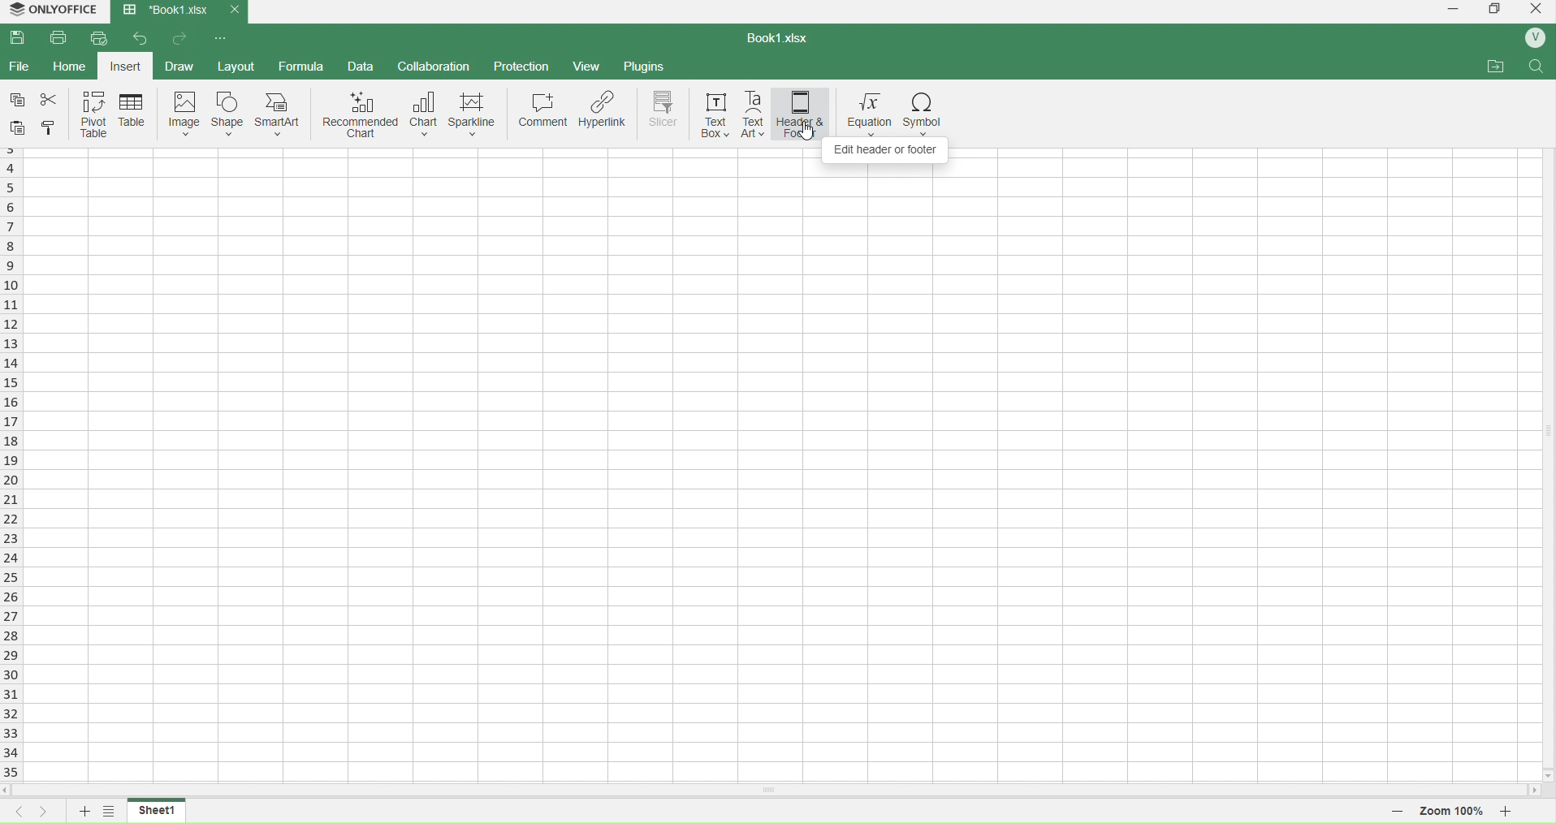 The image size is (1556, 823). I want to click on decrease zoom , so click(1397, 810).